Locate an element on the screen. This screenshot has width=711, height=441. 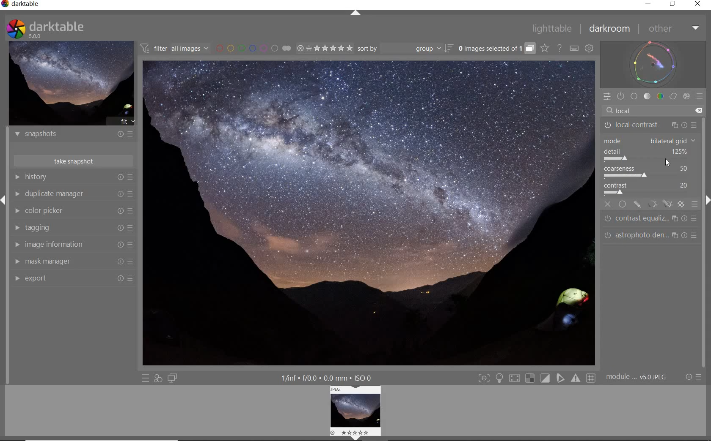
mask manager is located at coordinates (50, 260).